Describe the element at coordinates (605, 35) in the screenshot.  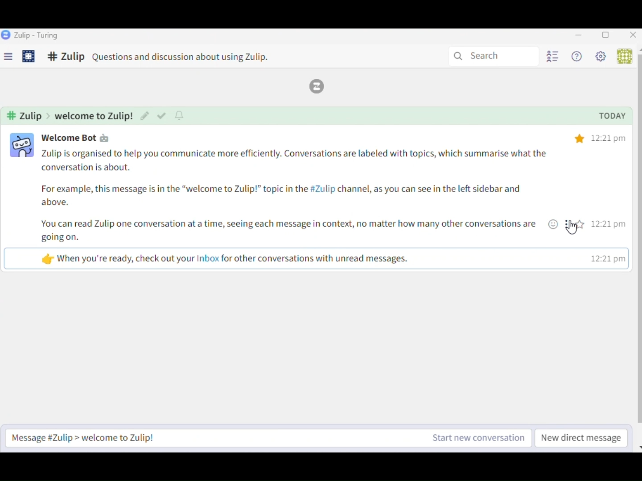
I see `Box` at that location.